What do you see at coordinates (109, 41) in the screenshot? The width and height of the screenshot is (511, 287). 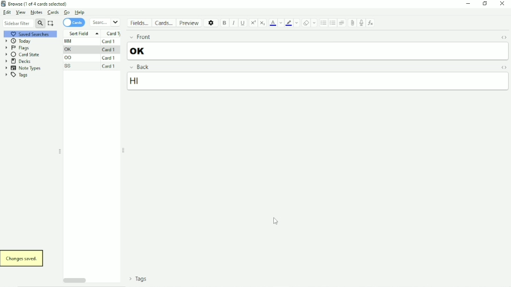 I see `Card 1` at bounding box center [109, 41].